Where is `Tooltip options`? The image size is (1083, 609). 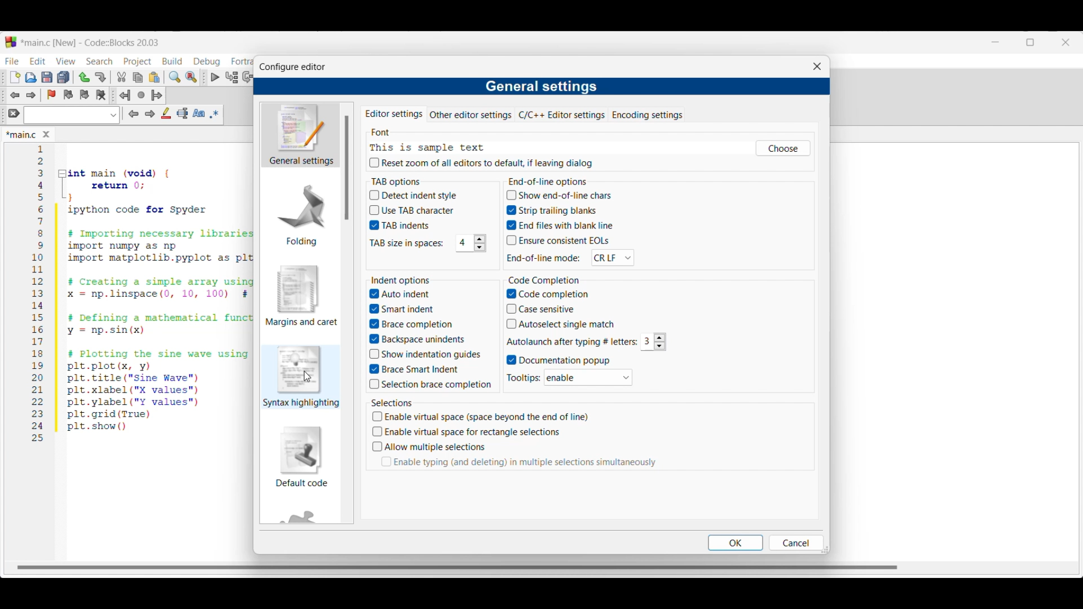
Tooltip options is located at coordinates (589, 377).